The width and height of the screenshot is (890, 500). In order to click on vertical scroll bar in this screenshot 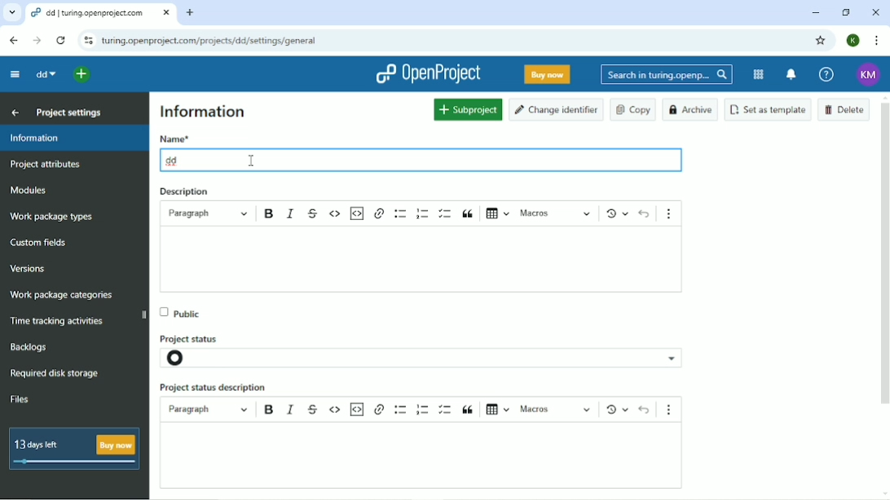, I will do `click(888, 256)`.